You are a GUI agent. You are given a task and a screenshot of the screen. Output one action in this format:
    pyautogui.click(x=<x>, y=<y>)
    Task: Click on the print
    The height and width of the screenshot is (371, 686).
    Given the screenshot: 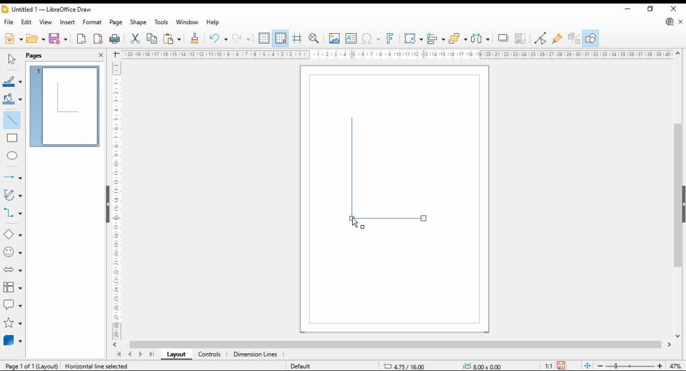 What is the action you would take?
    pyautogui.click(x=115, y=39)
    